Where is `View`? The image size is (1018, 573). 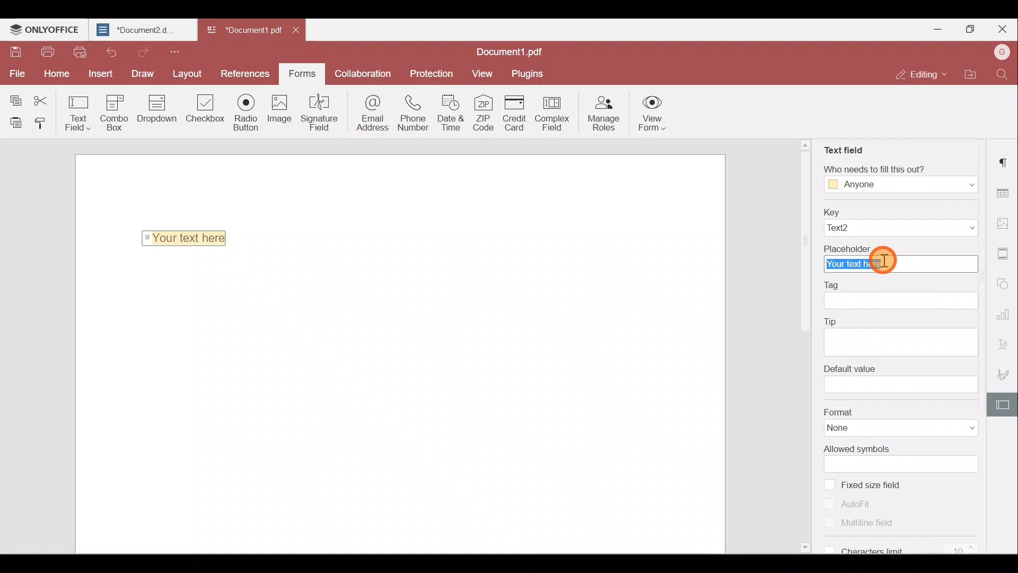
View is located at coordinates (483, 73).